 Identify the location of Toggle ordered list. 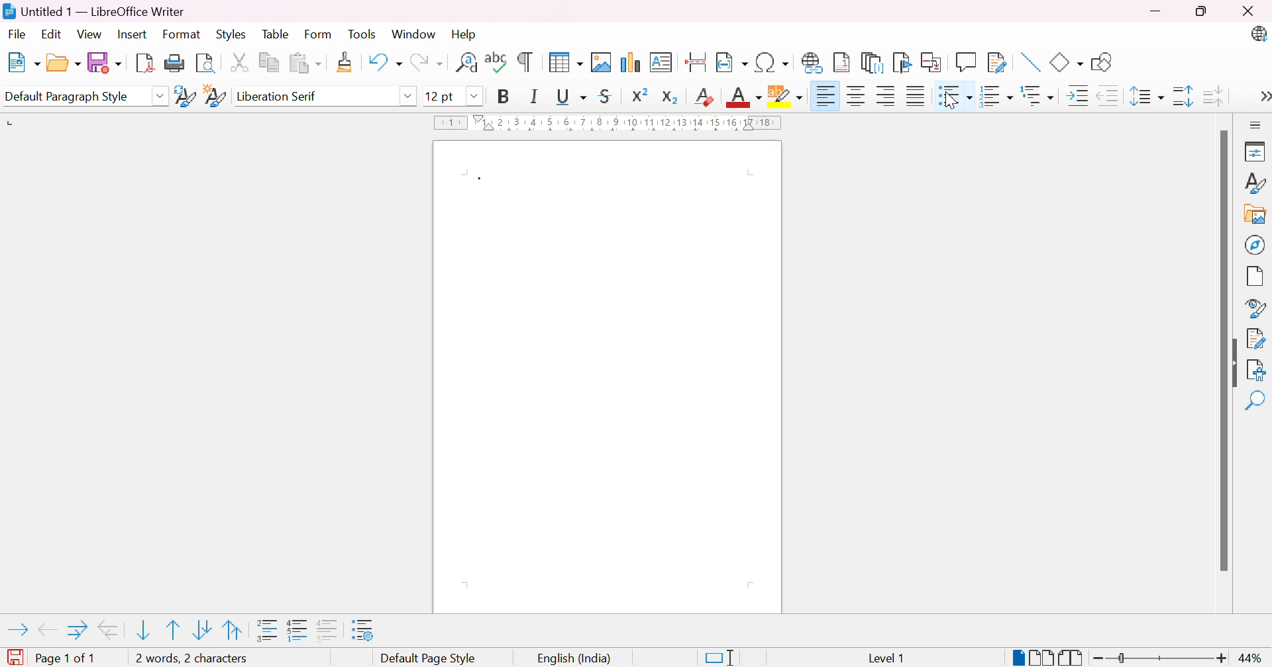
(998, 98).